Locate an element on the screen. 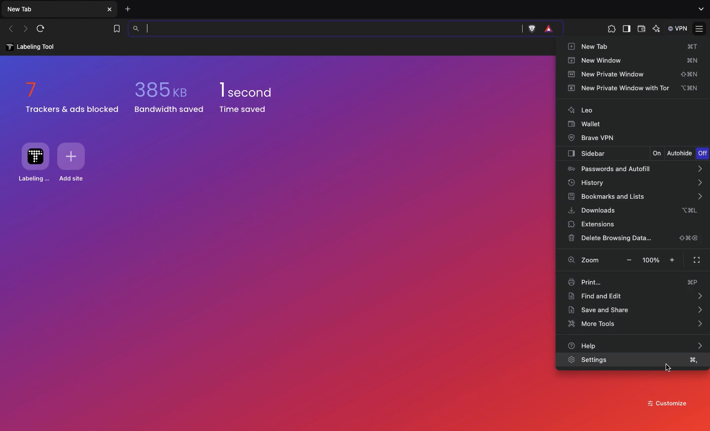  1 second Time saved is located at coordinates (259, 98).